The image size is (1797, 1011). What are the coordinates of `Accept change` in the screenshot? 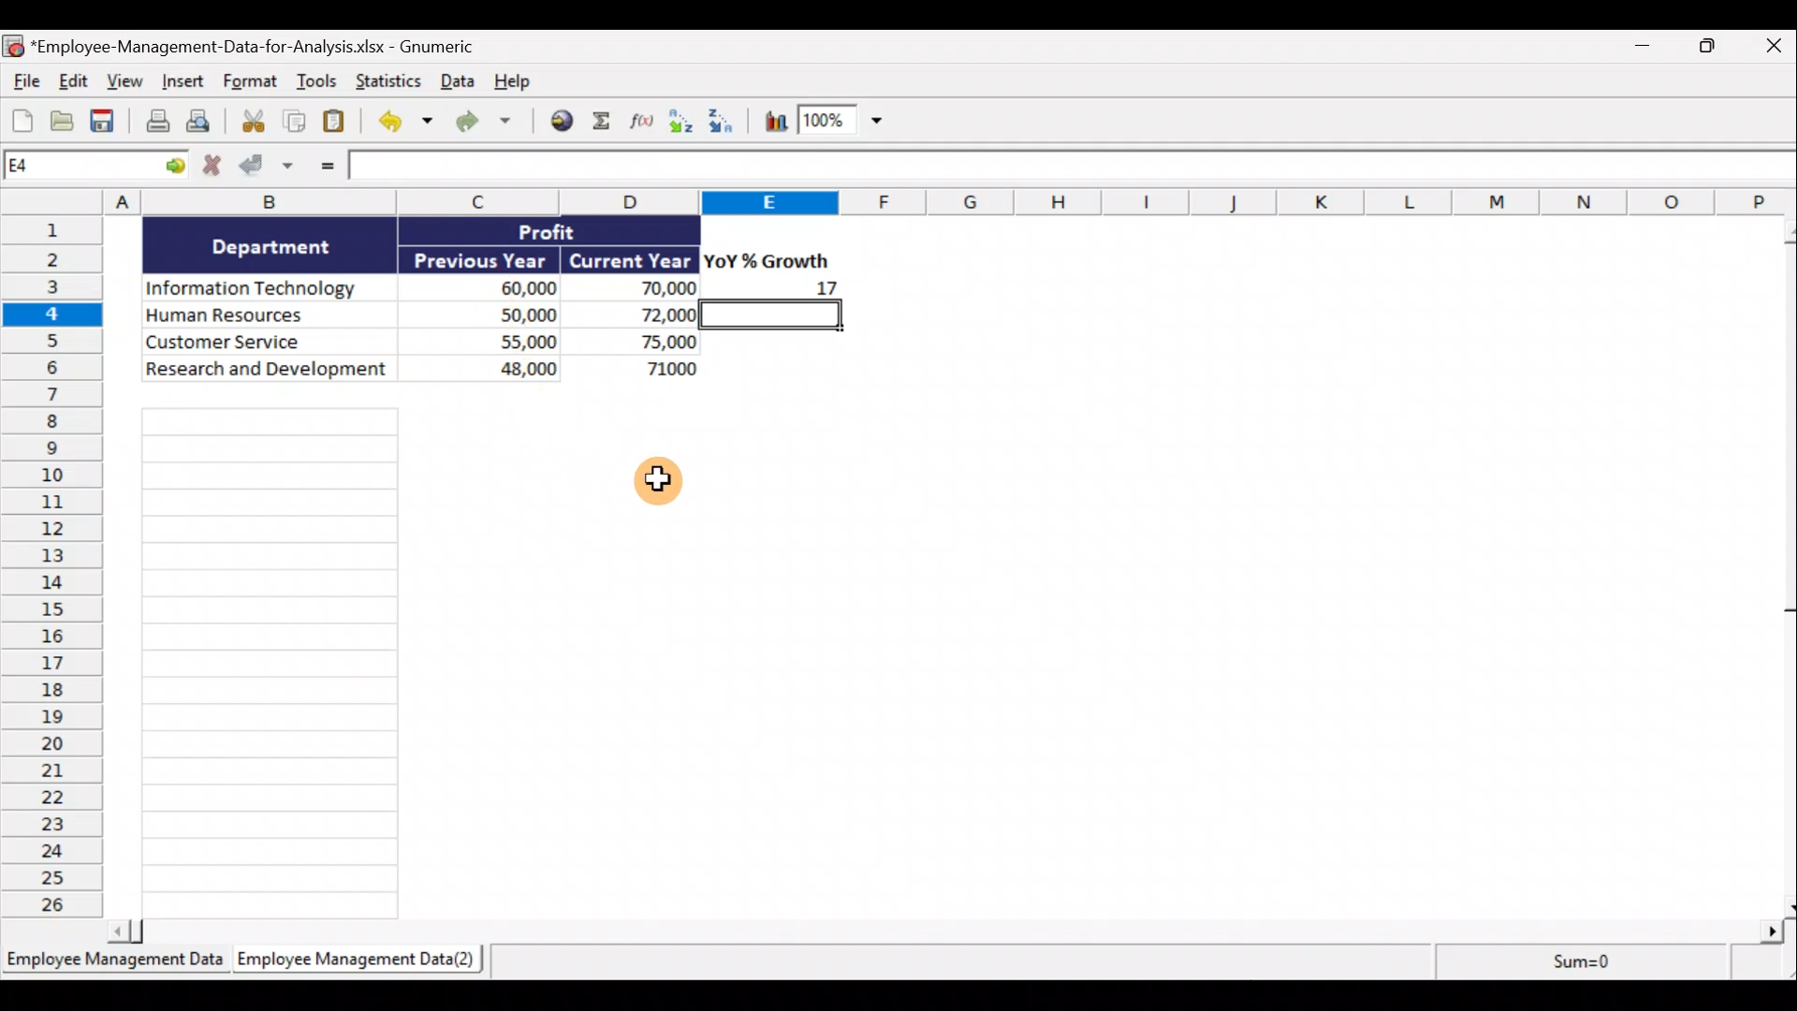 It's located at (273, 169).